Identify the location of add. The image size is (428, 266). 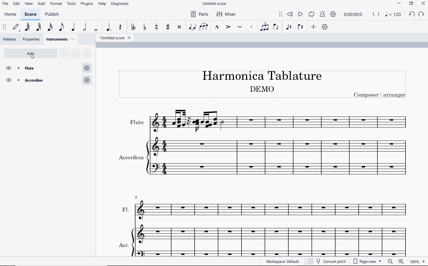
(32, 52).